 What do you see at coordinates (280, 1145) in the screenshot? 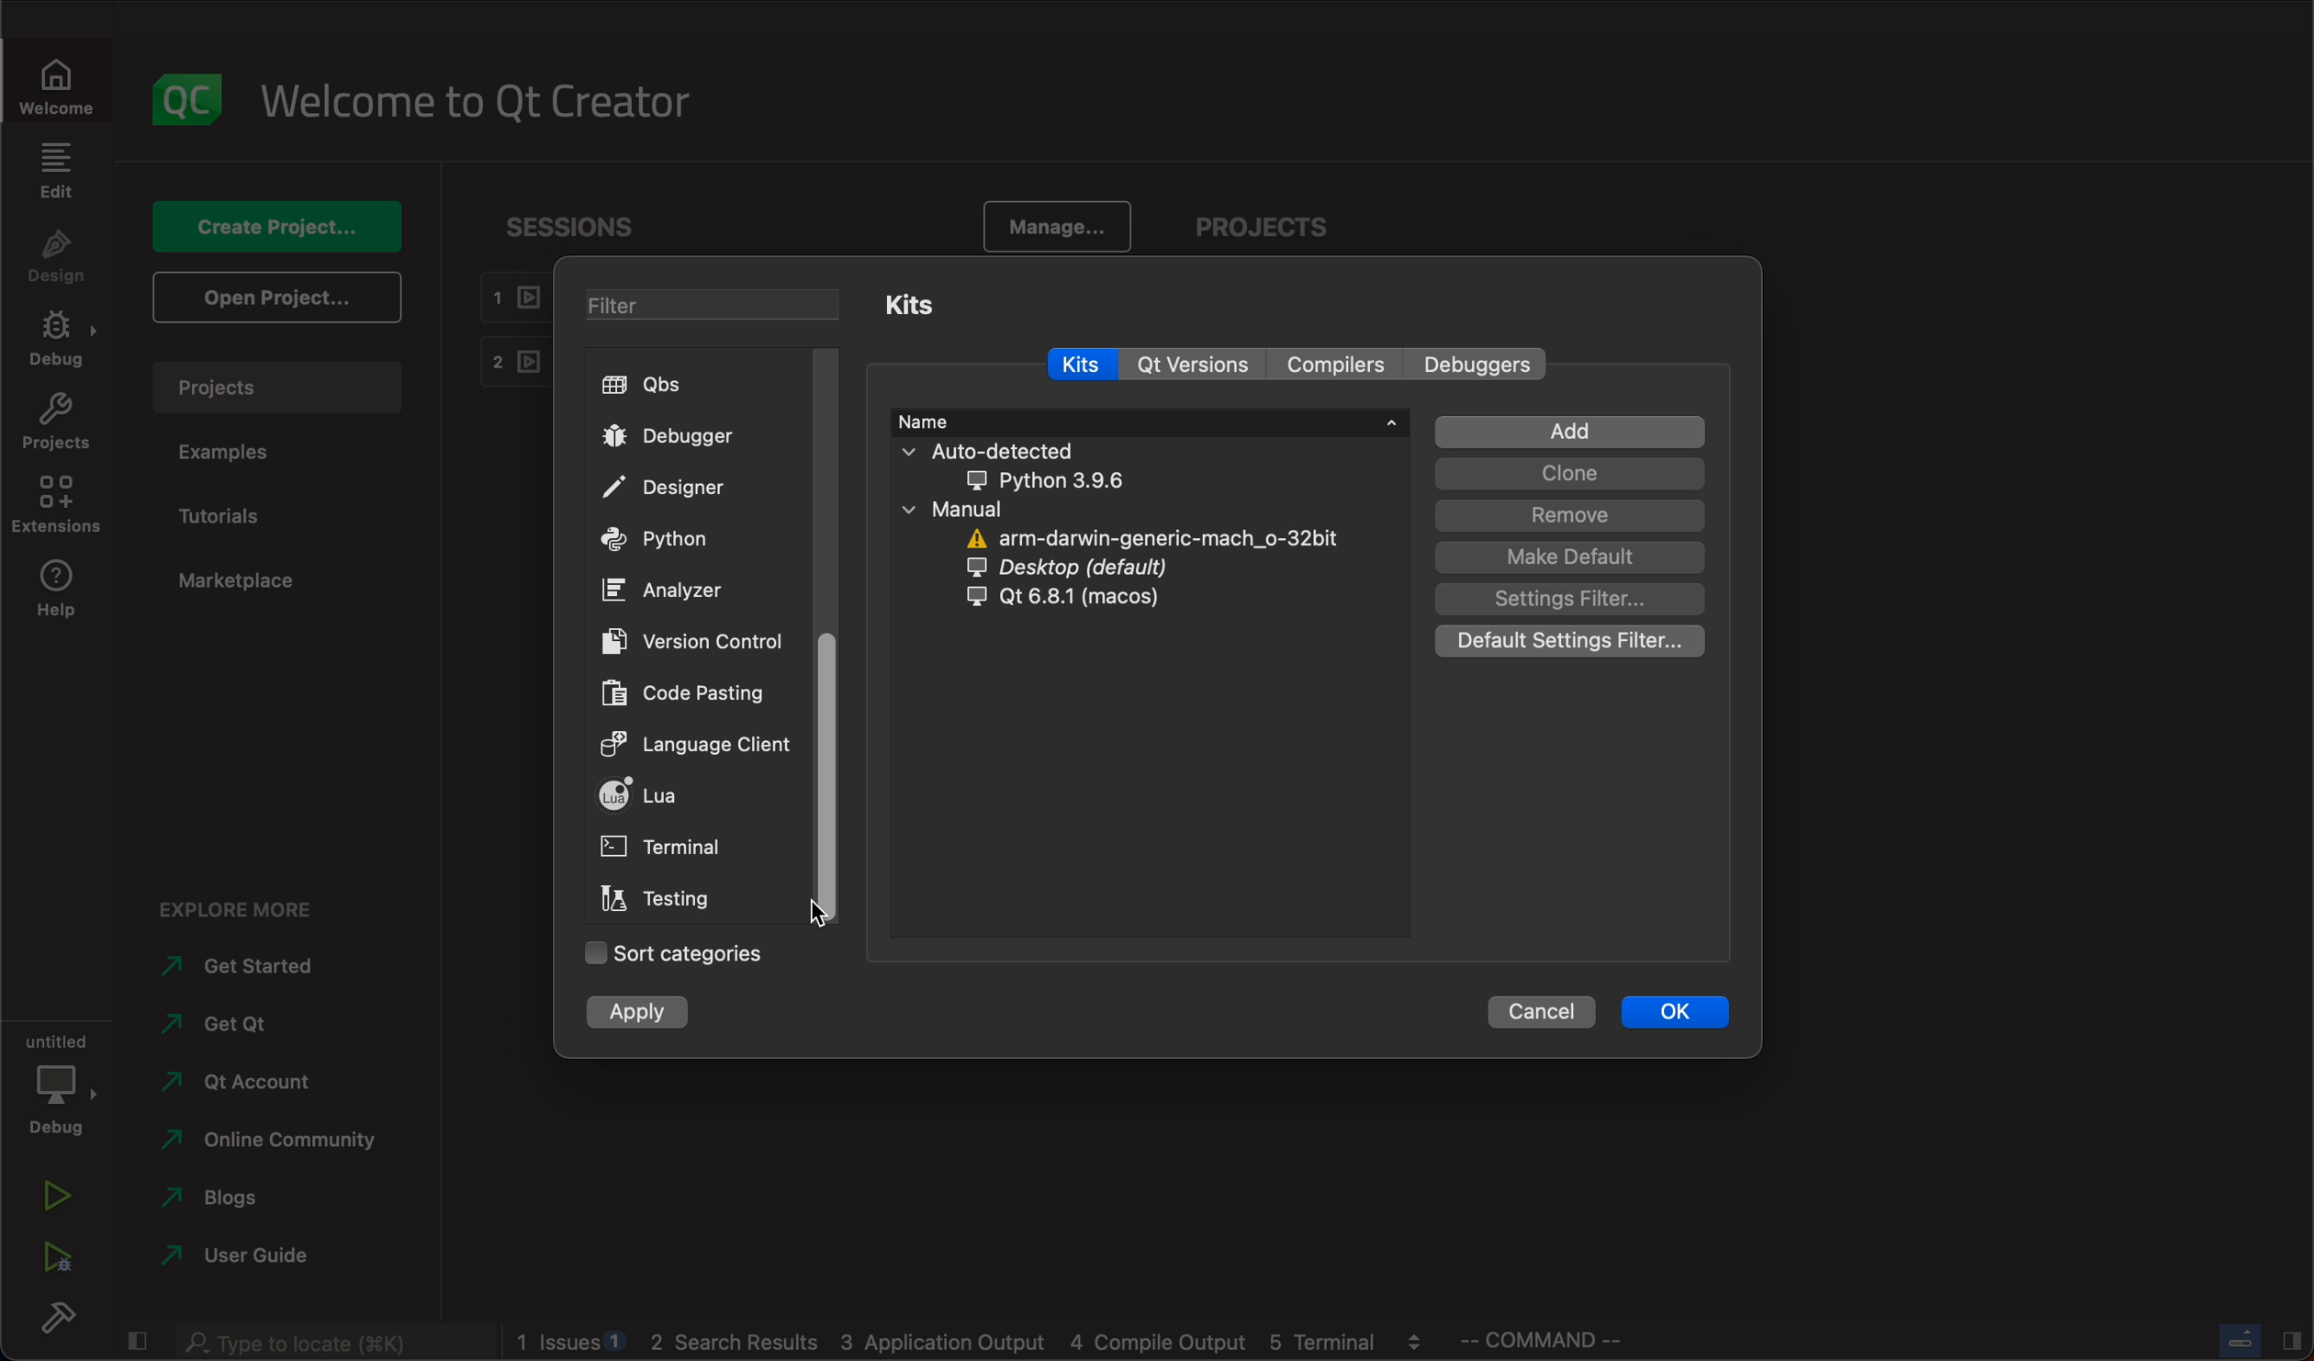
I see `community` at bounding box center [280, 1145].